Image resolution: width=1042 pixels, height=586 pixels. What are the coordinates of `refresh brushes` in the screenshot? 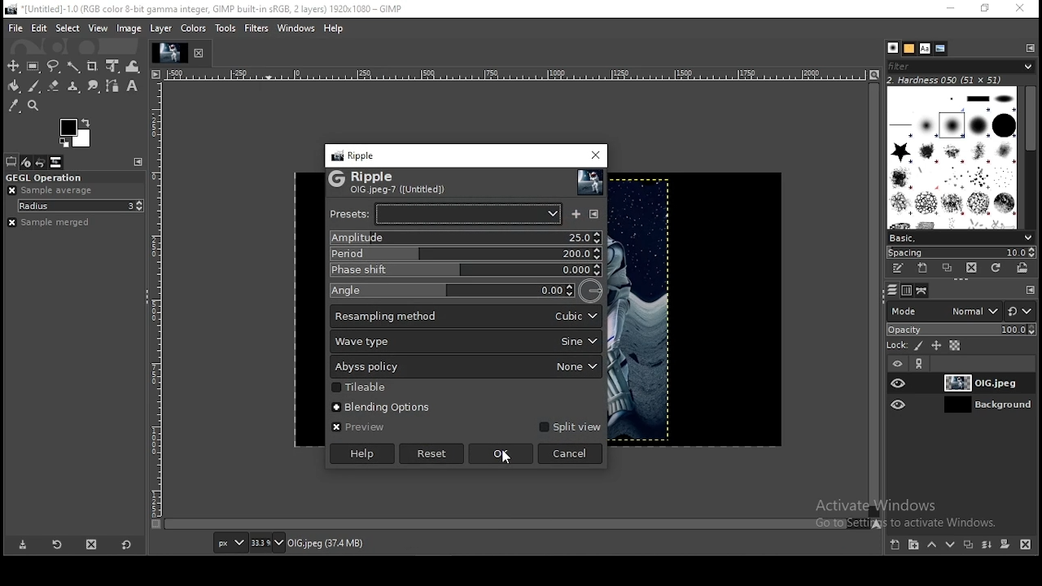 It's located at (996, 267).